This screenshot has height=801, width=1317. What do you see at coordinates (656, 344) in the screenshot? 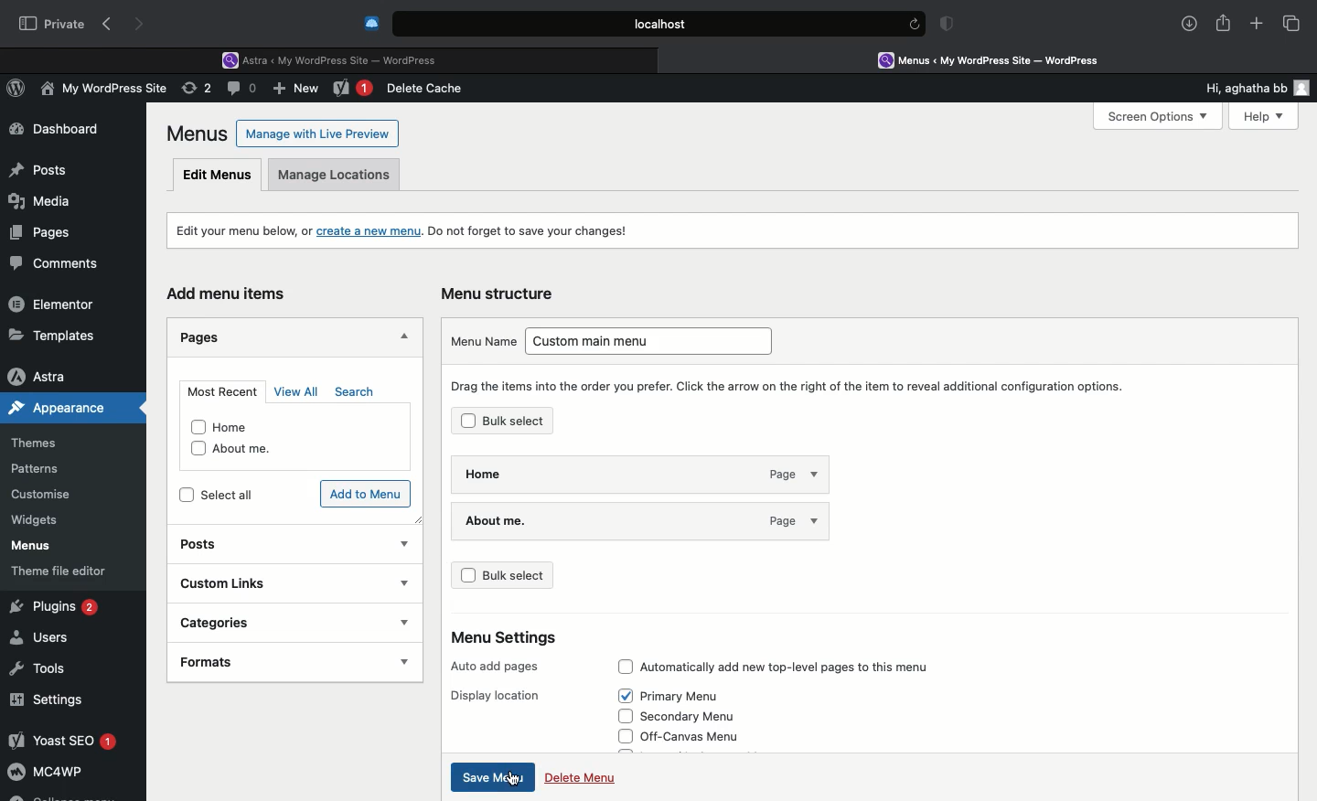
I see `Custom main menu` at bounding box center [656, 344].